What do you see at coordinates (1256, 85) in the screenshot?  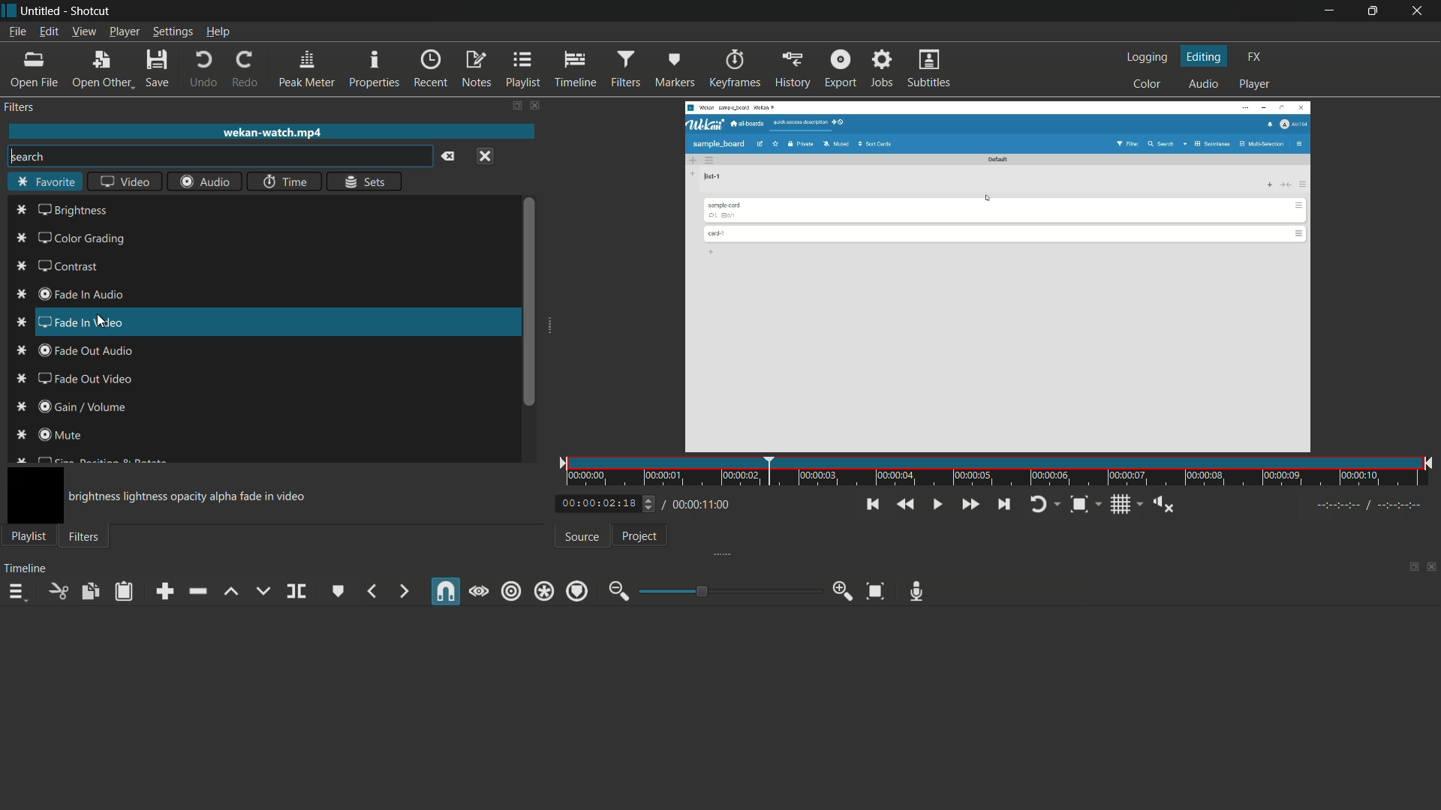 I see `player` at bounding box center [1256, 85].